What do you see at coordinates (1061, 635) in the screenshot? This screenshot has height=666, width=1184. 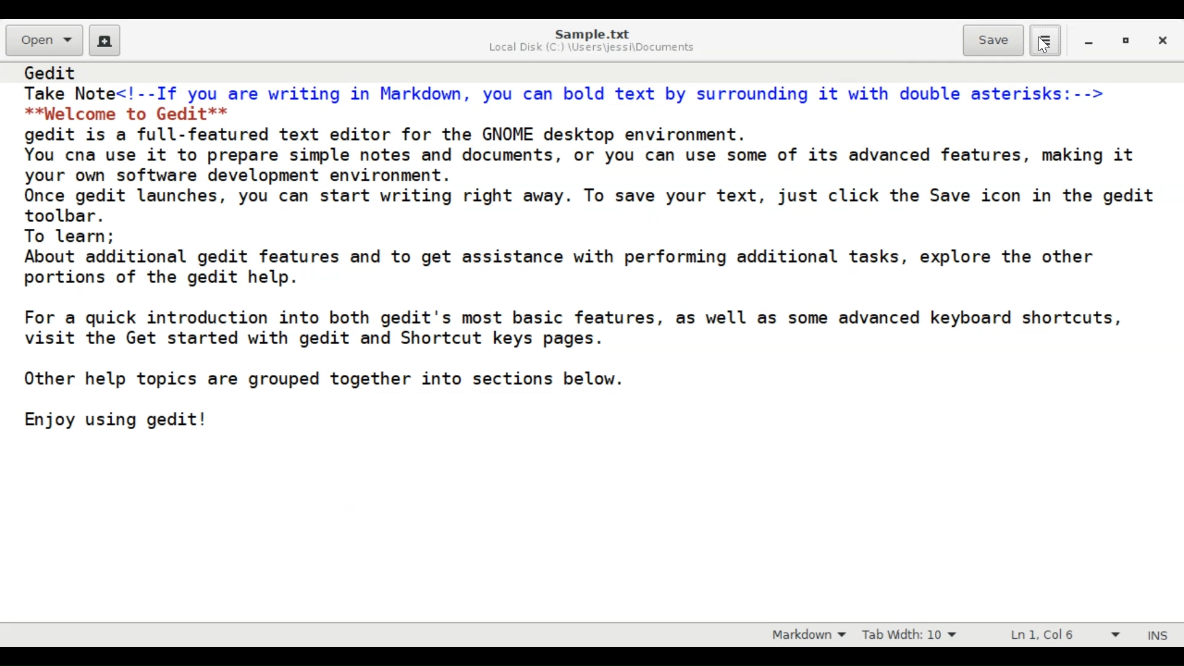 I see `Ln 1,  Col 6` at bounding box center [1061, 635].